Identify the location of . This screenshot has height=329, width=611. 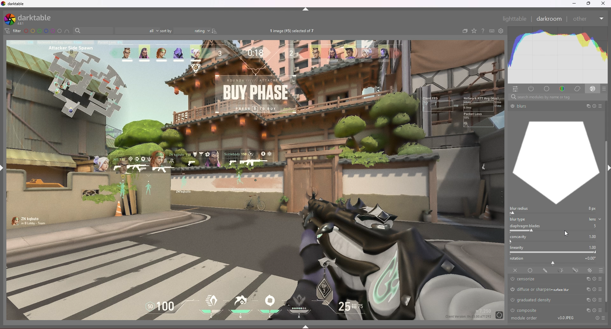
(603, 106).